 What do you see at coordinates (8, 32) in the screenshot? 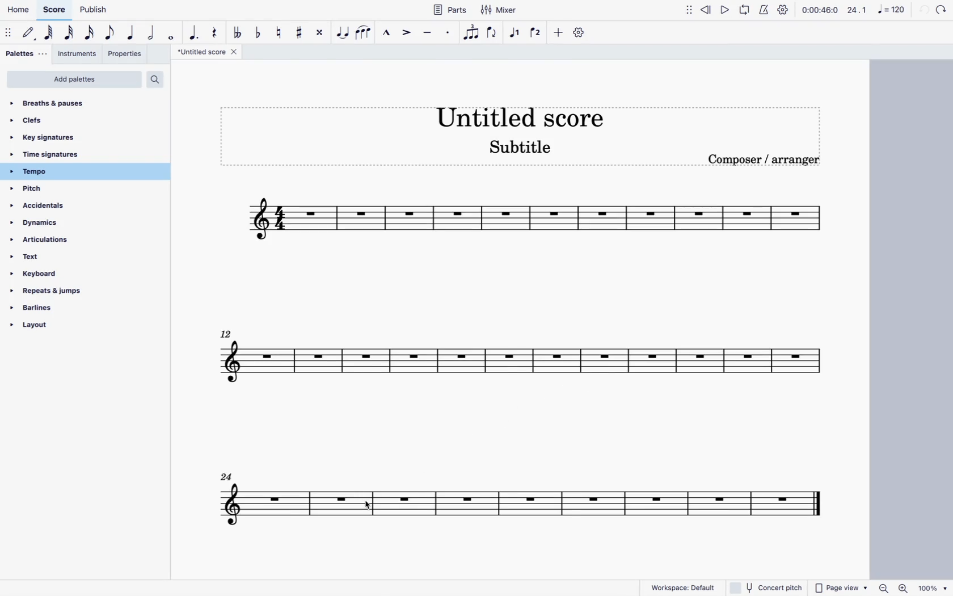
I see `move` at bounding box center [8, 32].